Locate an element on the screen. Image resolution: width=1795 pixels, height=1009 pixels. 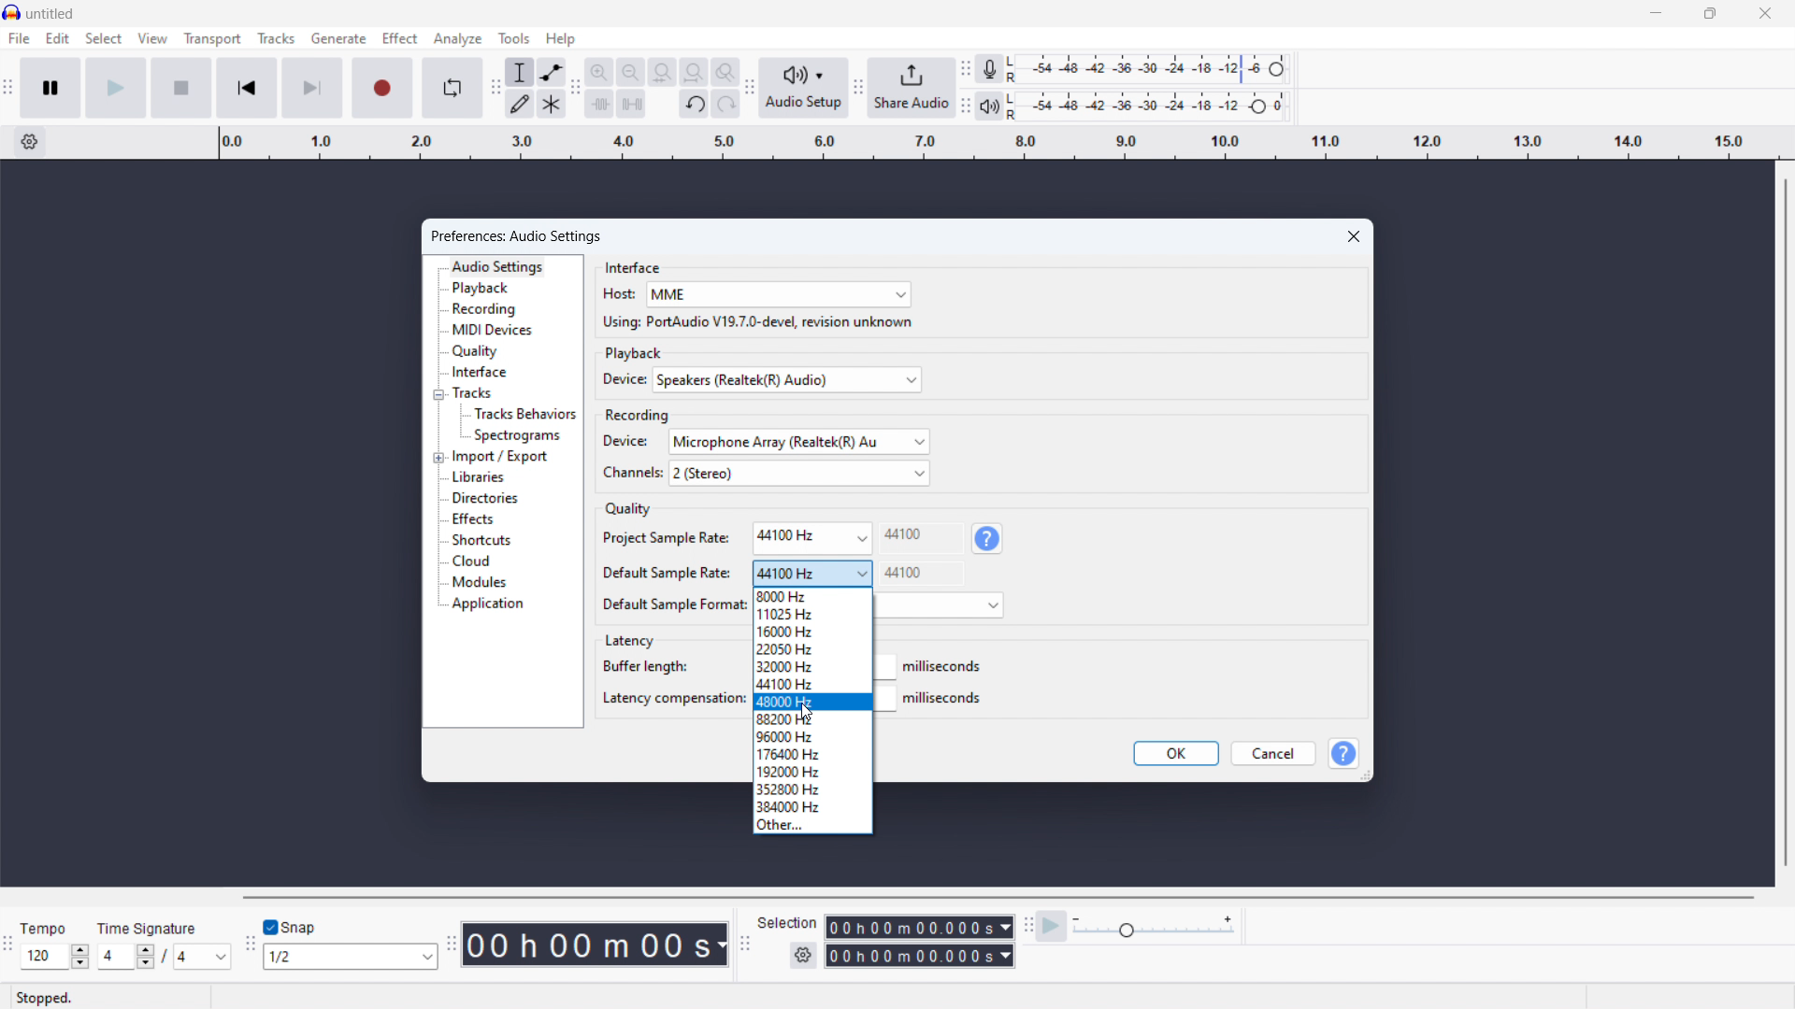
set snapping is located at coordinates (350, 956).